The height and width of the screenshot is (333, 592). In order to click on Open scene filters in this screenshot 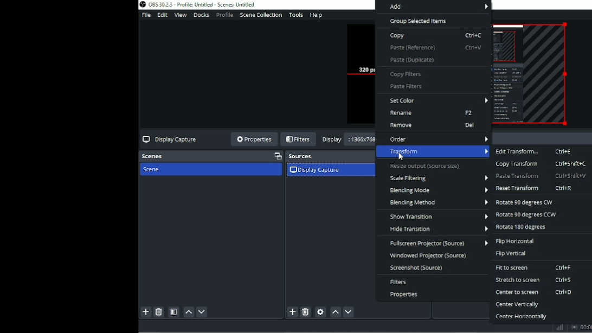, I will do `click(173, 312)`.